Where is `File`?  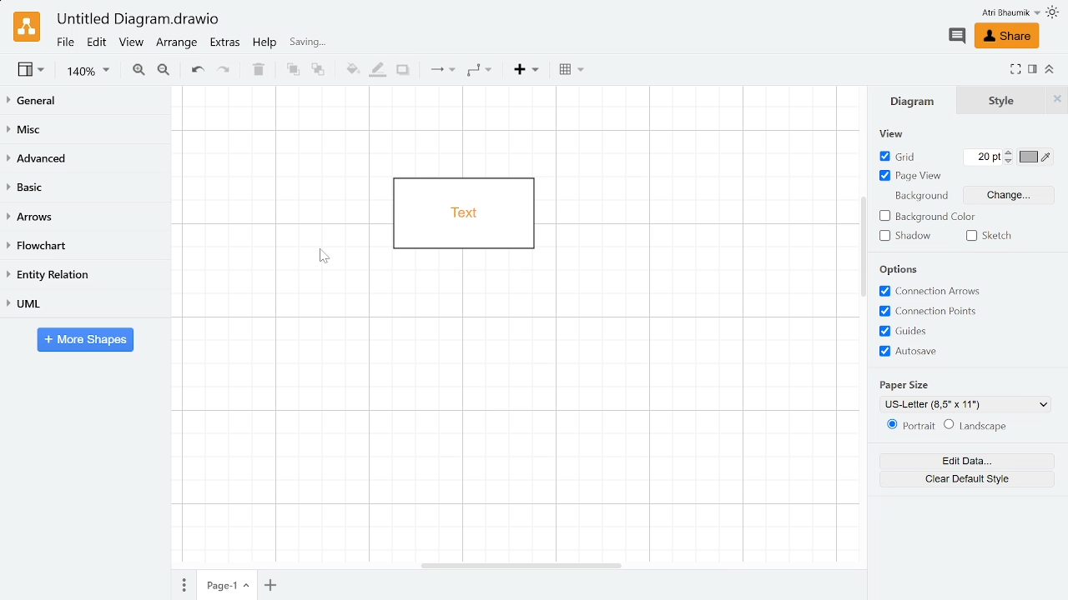 File is located at coordinates (64, 42).